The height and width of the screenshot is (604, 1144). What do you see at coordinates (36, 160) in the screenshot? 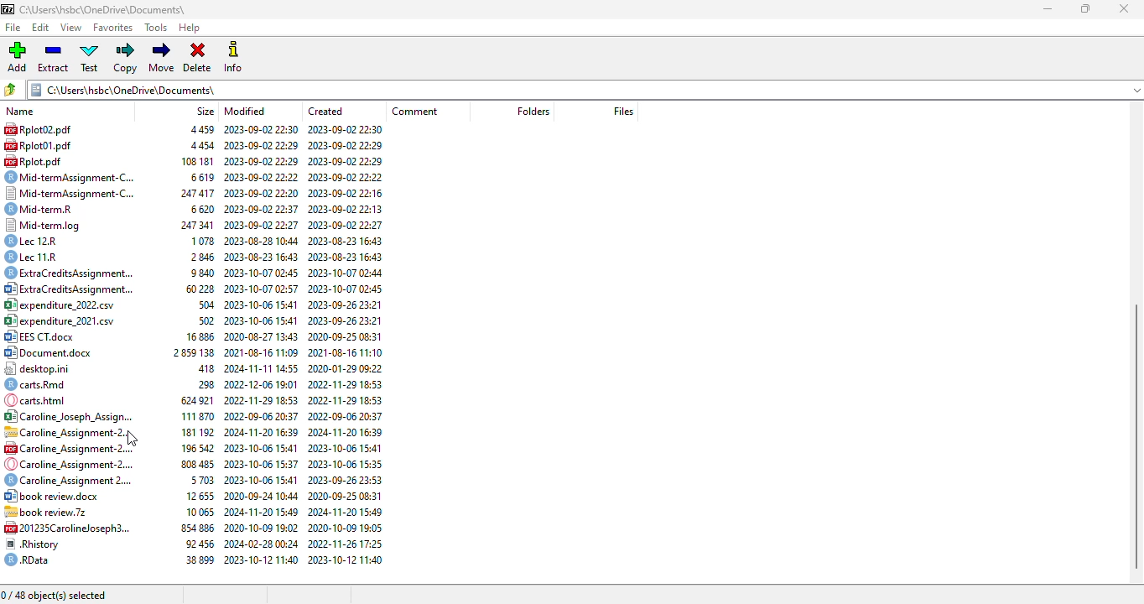
I see ` Rplot.pdf` at bounding box center [36, 160].